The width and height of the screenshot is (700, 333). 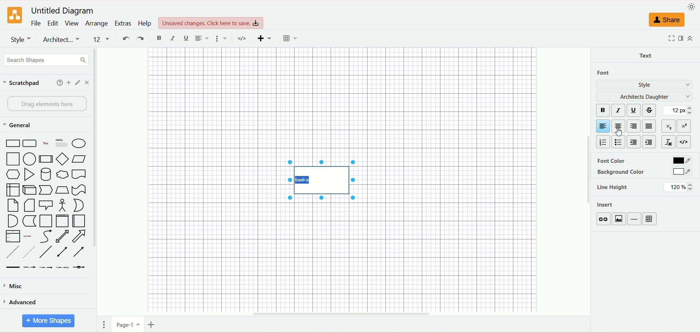 I want to click on Arrow with Break, so click(x=30, y=267).